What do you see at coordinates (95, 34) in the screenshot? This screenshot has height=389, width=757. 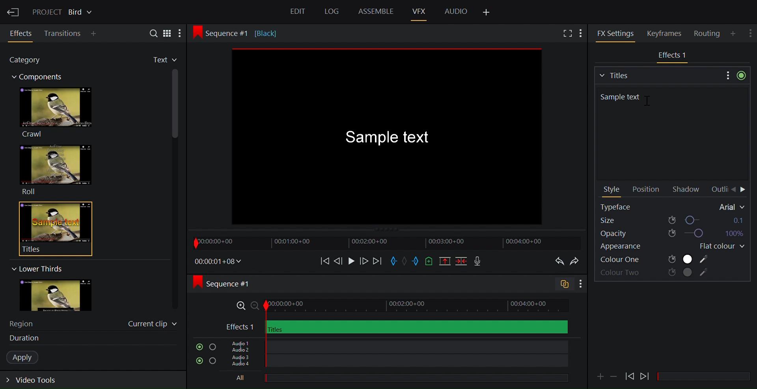 I see `Add Panel` at bounding box center [95, 34].